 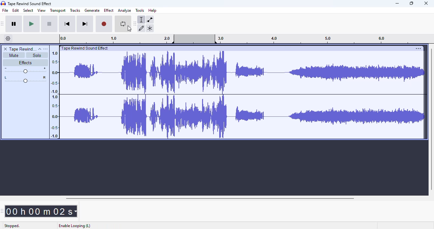 I want to click on collapse, so click(x=40, y=49).